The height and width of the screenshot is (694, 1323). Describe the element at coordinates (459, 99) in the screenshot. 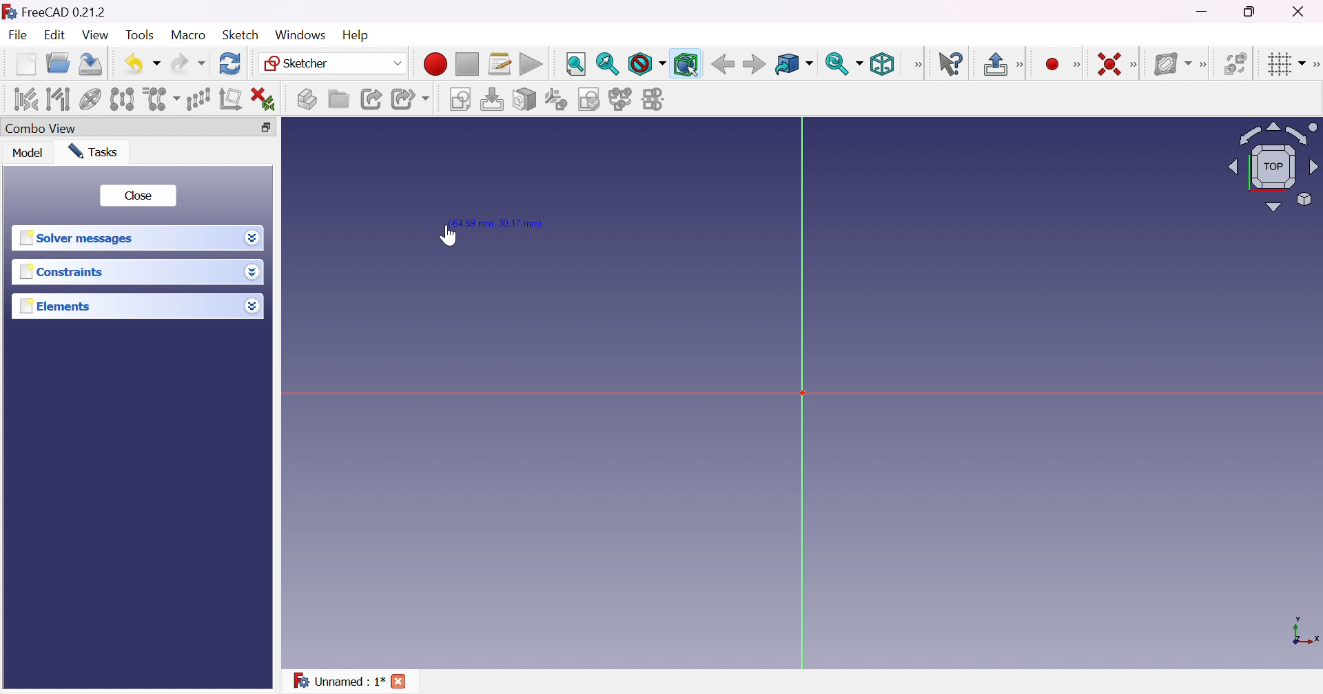

I see `Create sketch` at that location.